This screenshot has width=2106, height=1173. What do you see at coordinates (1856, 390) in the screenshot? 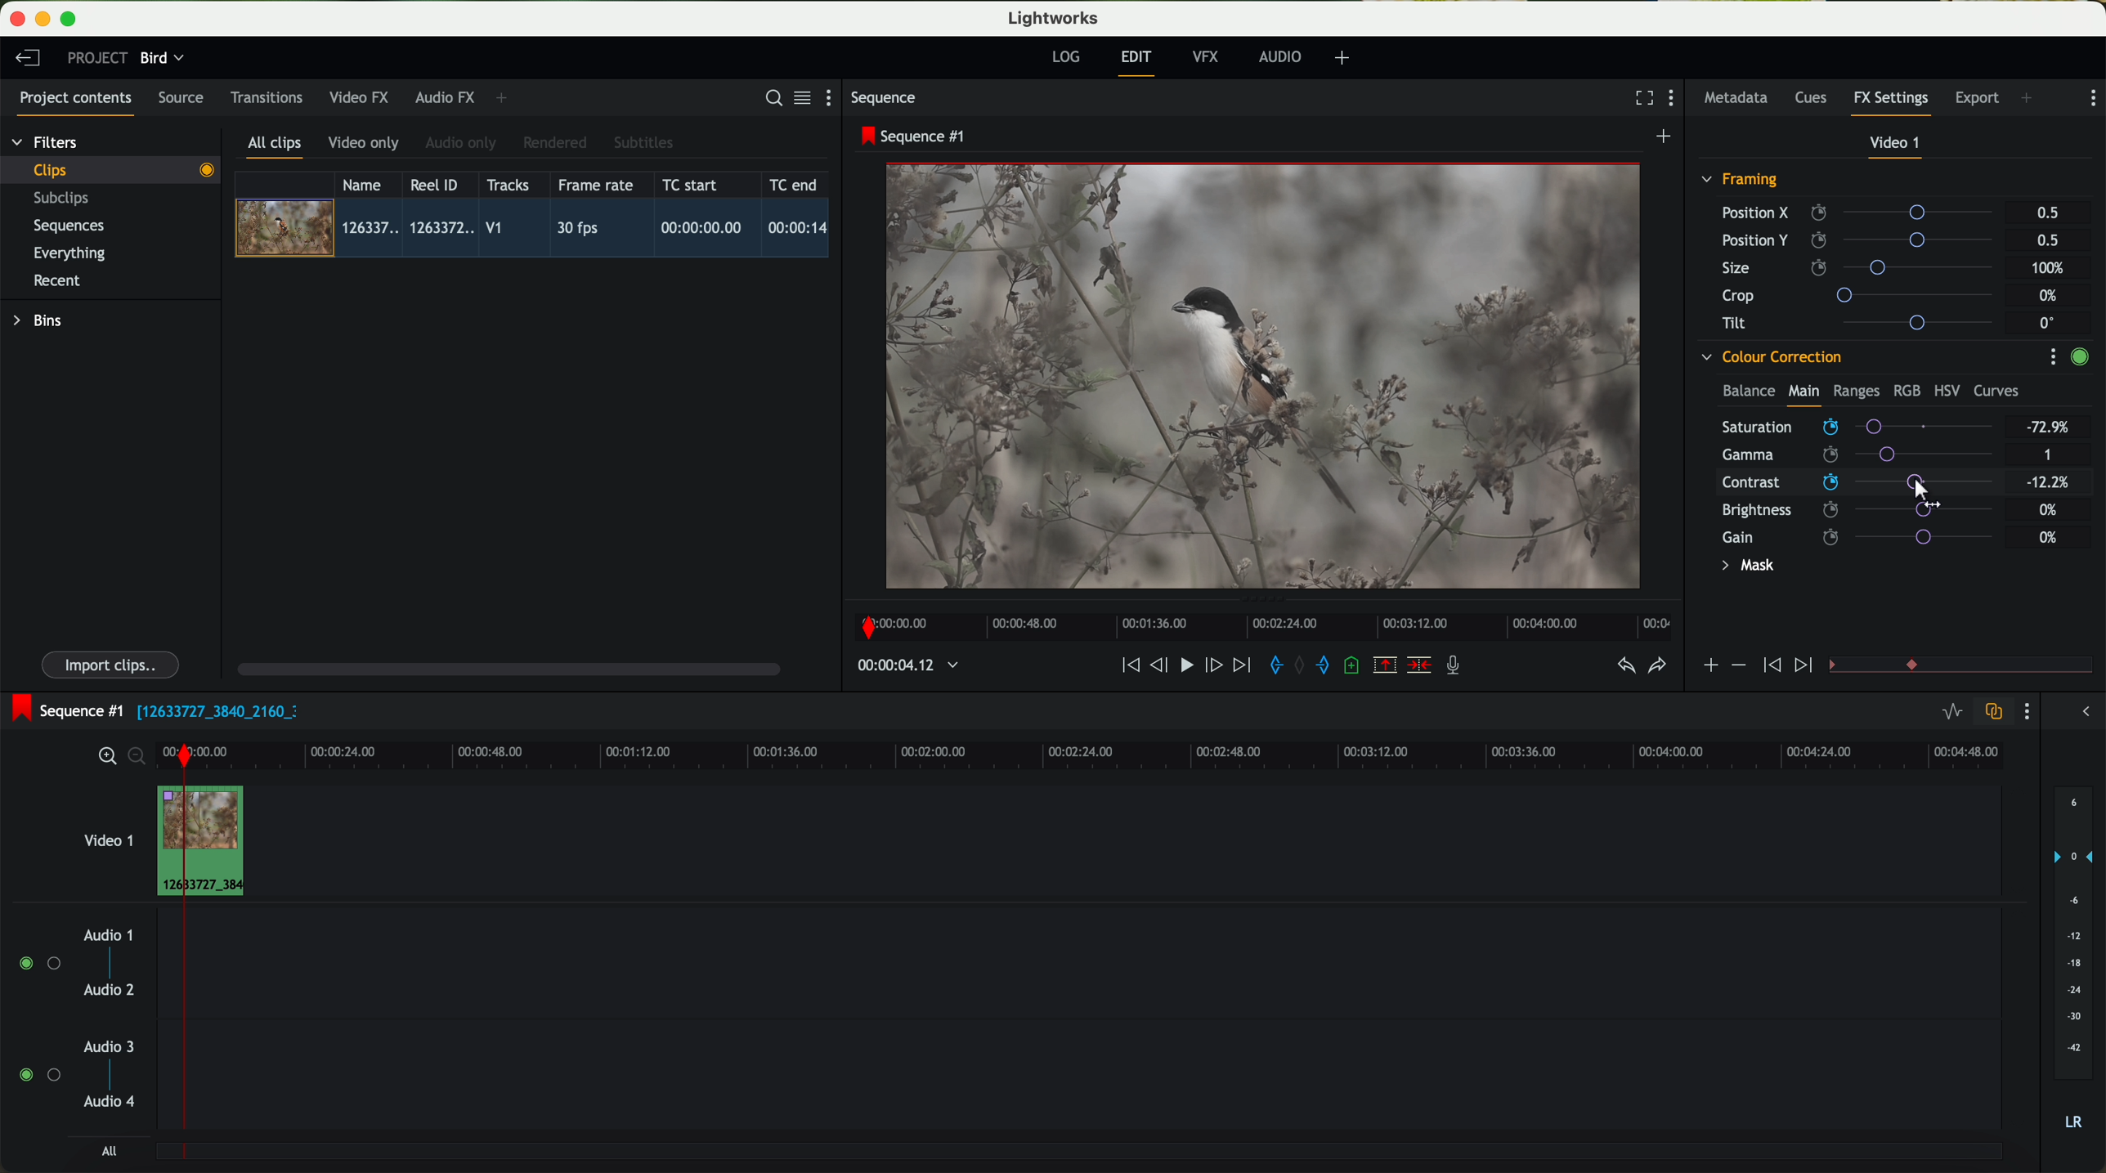
I see `ranges` at bounding box center [1856, 390].